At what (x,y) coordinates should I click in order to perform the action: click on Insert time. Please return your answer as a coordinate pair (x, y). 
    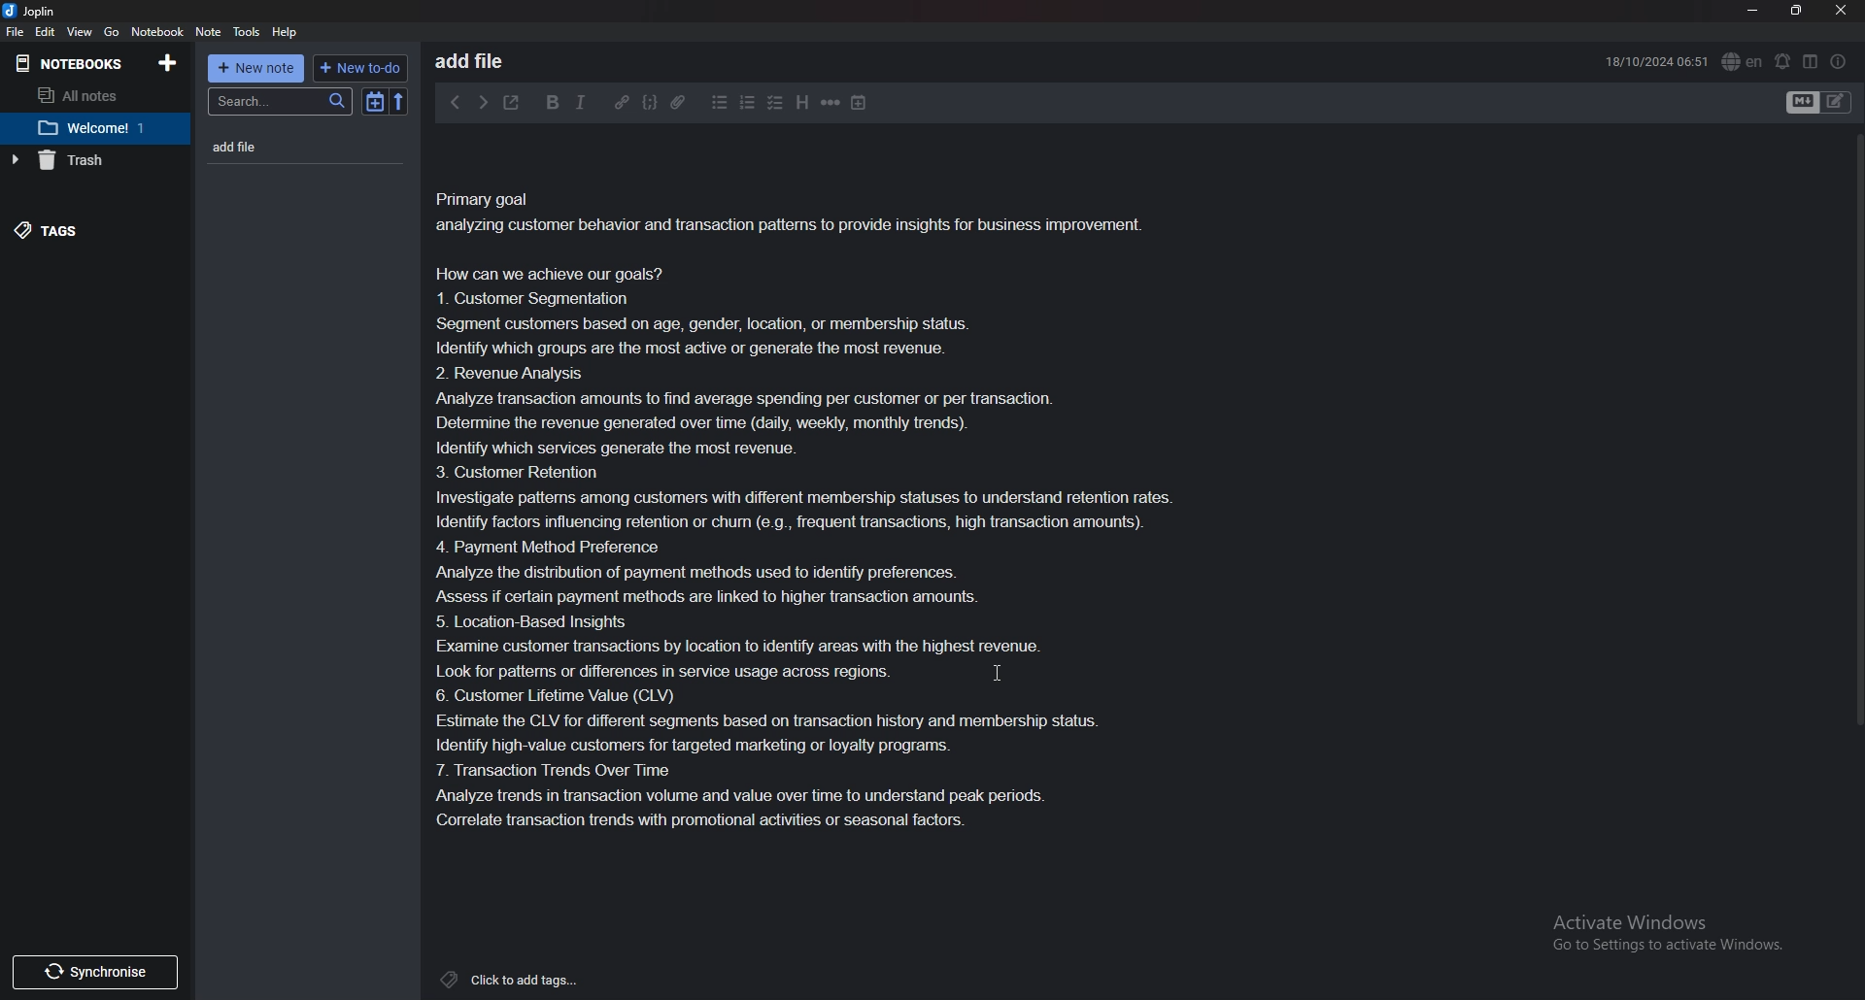
    Looking at the image, I should click on (859, 103).